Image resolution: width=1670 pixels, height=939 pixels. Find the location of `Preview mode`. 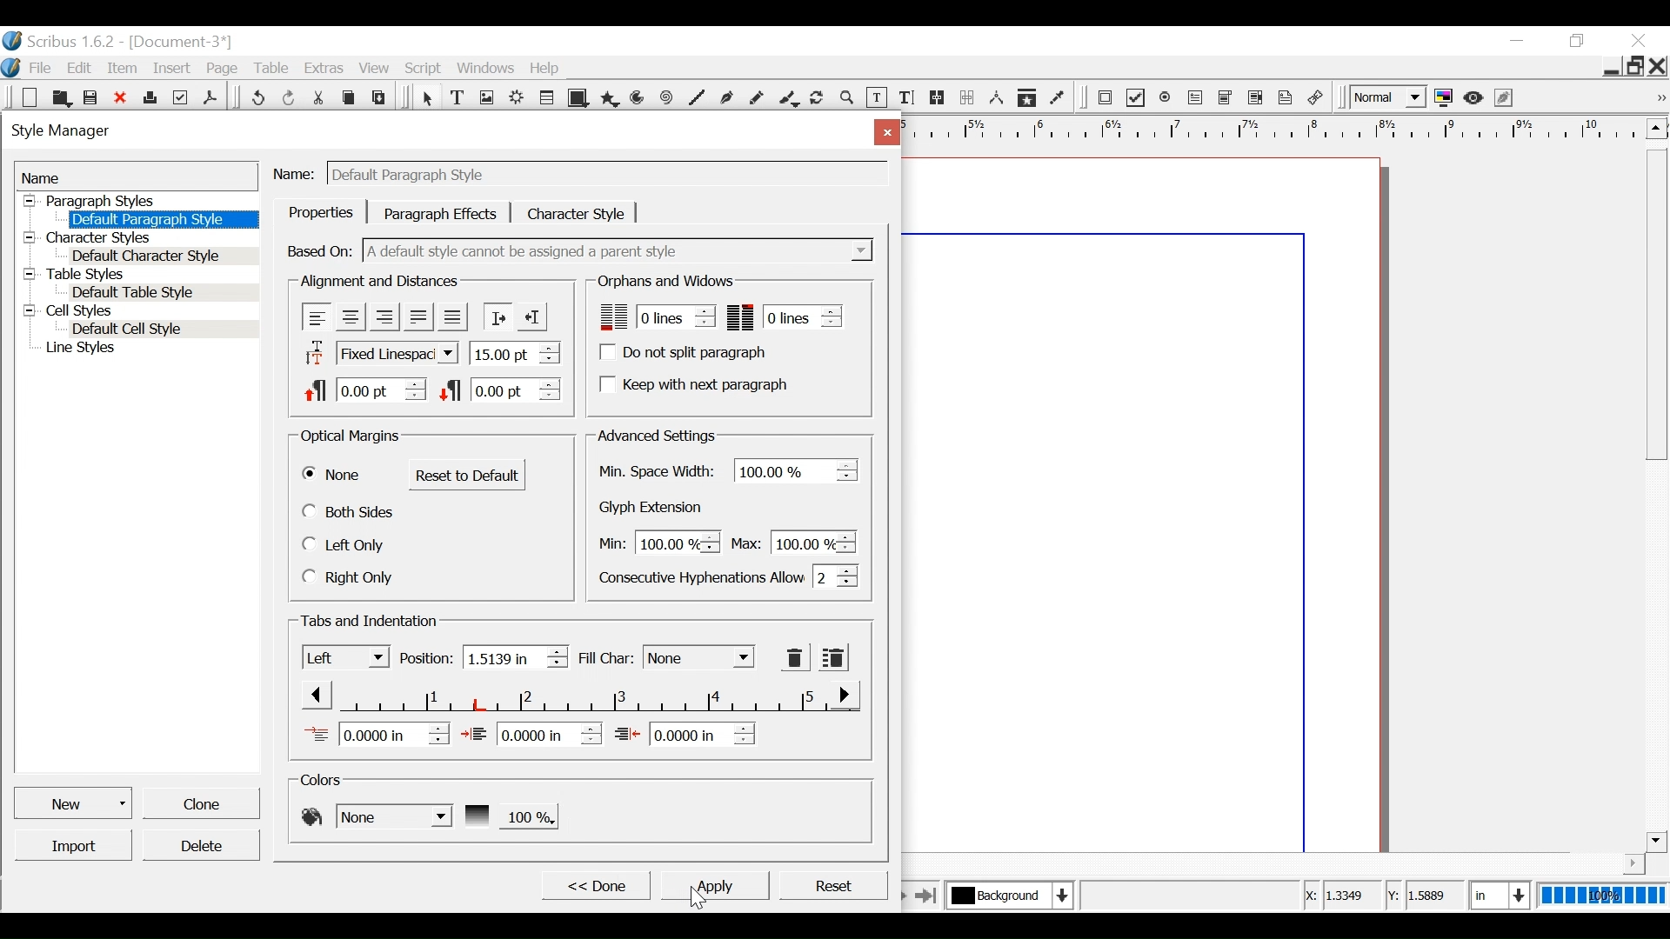

Preview mode is located at coordinates (1475, 97).